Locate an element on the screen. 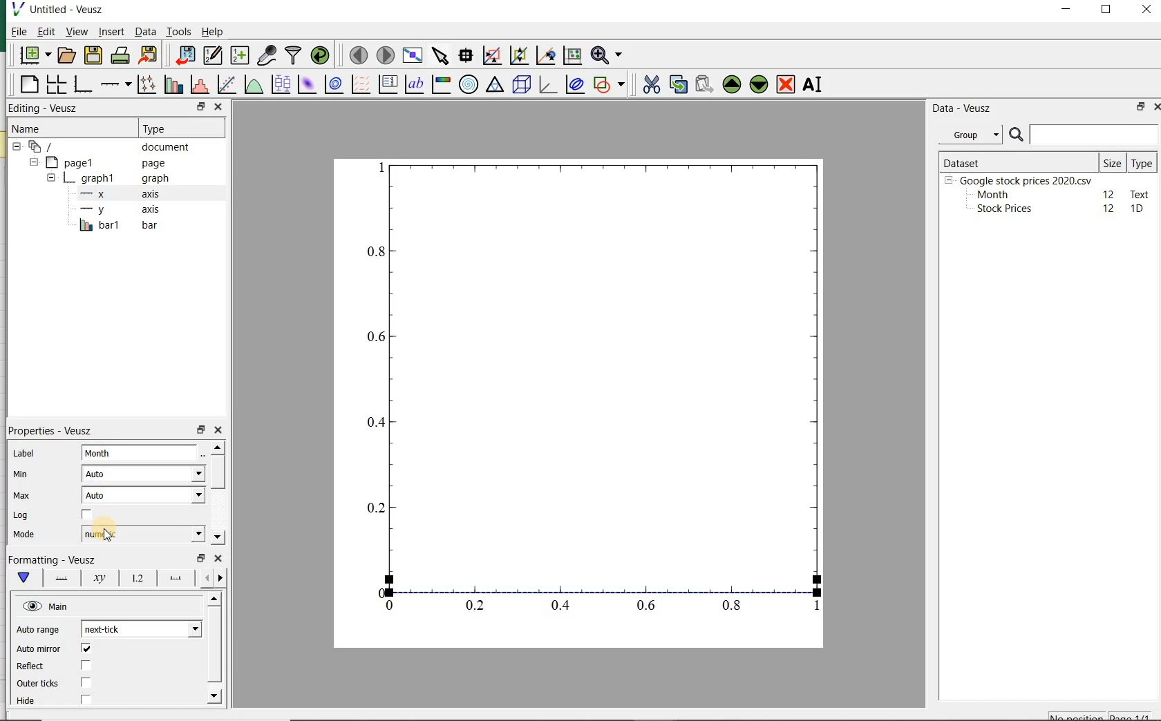 This screenshot has height=721, width=1161. insert is located at coordinates (111, 32).